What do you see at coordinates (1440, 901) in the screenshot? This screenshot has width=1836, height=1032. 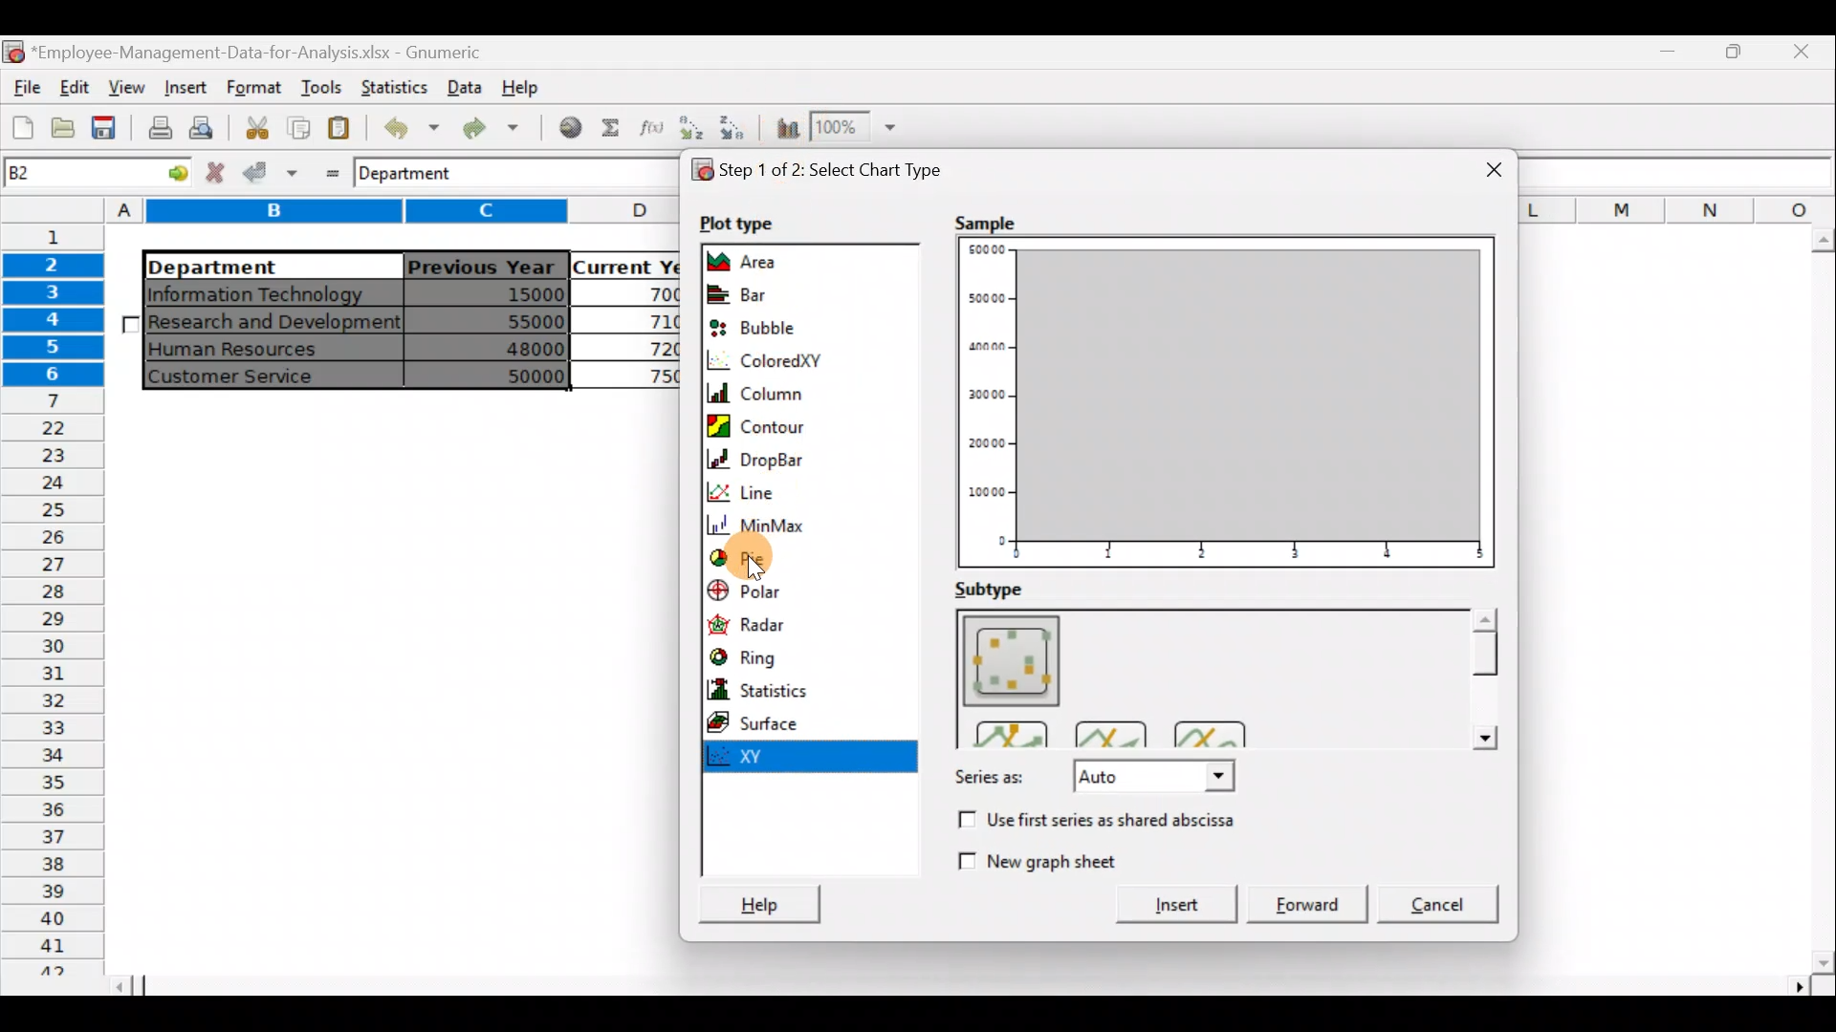 I see `Cancel` at bounding box center [1440, 901].